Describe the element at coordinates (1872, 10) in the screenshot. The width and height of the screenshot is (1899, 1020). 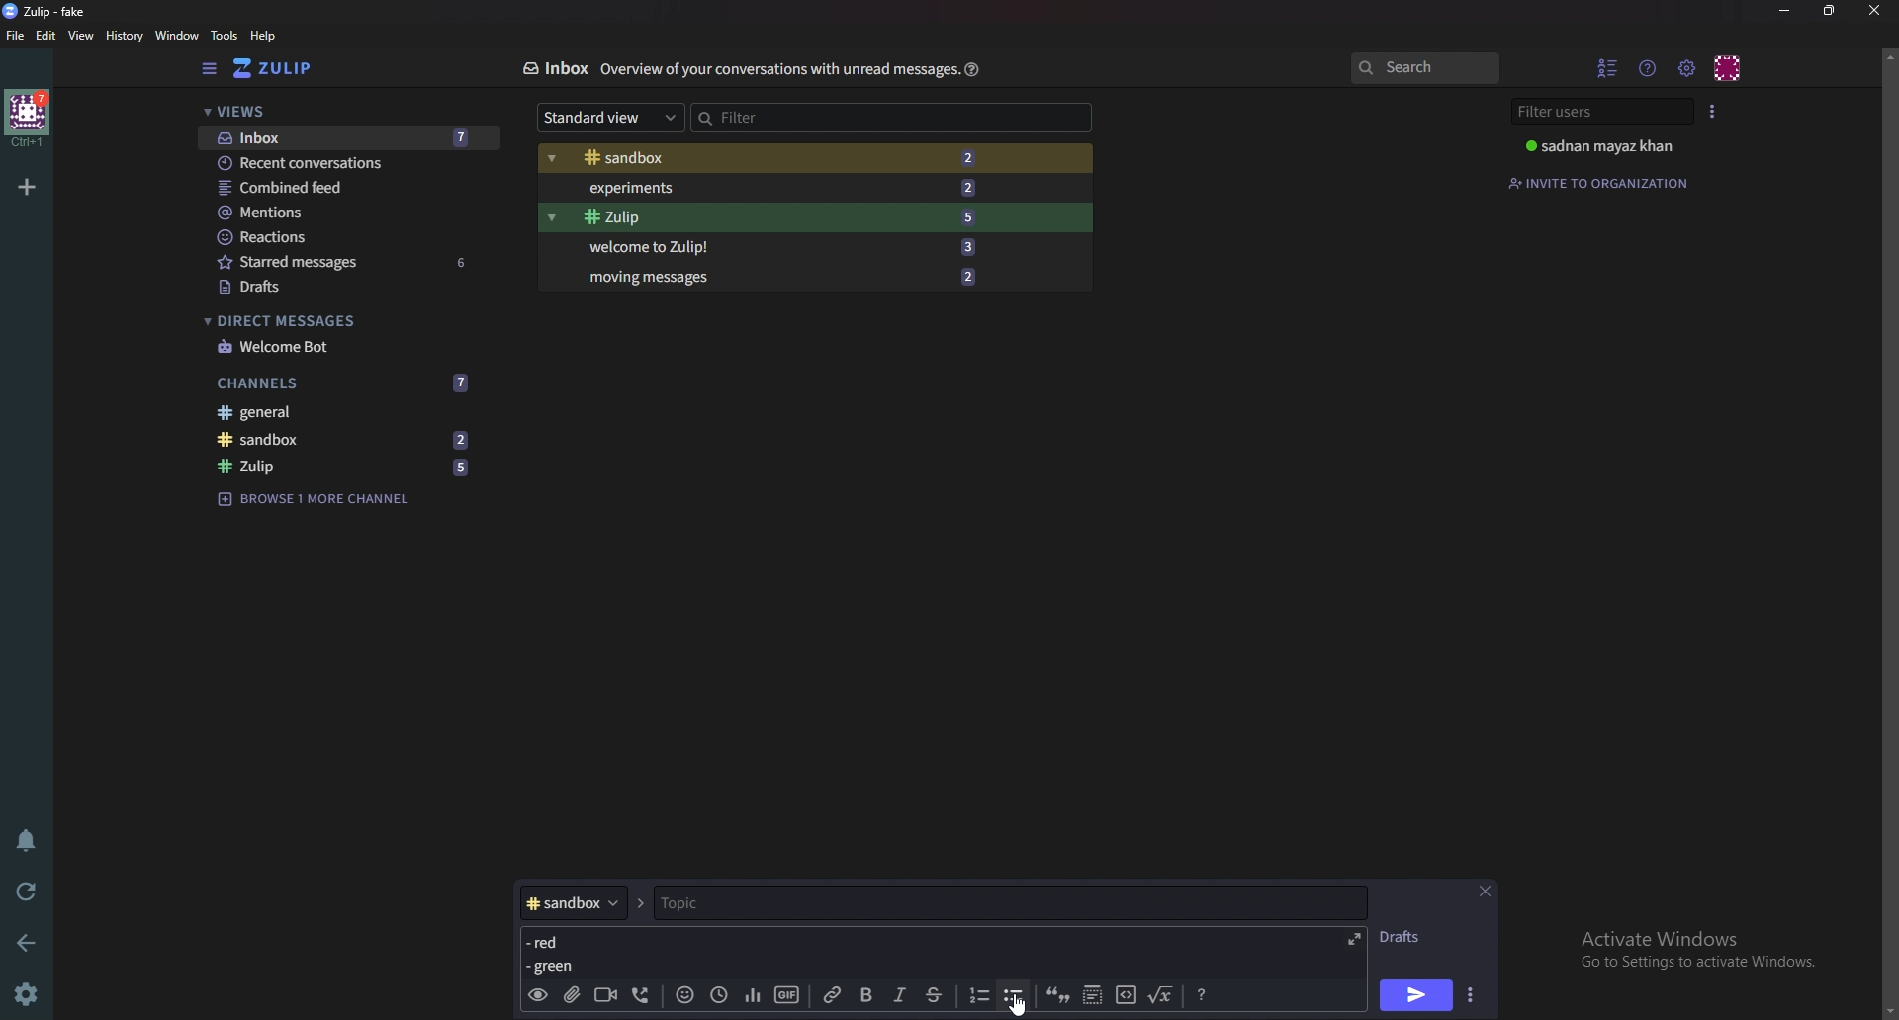
I see `close` at that location.